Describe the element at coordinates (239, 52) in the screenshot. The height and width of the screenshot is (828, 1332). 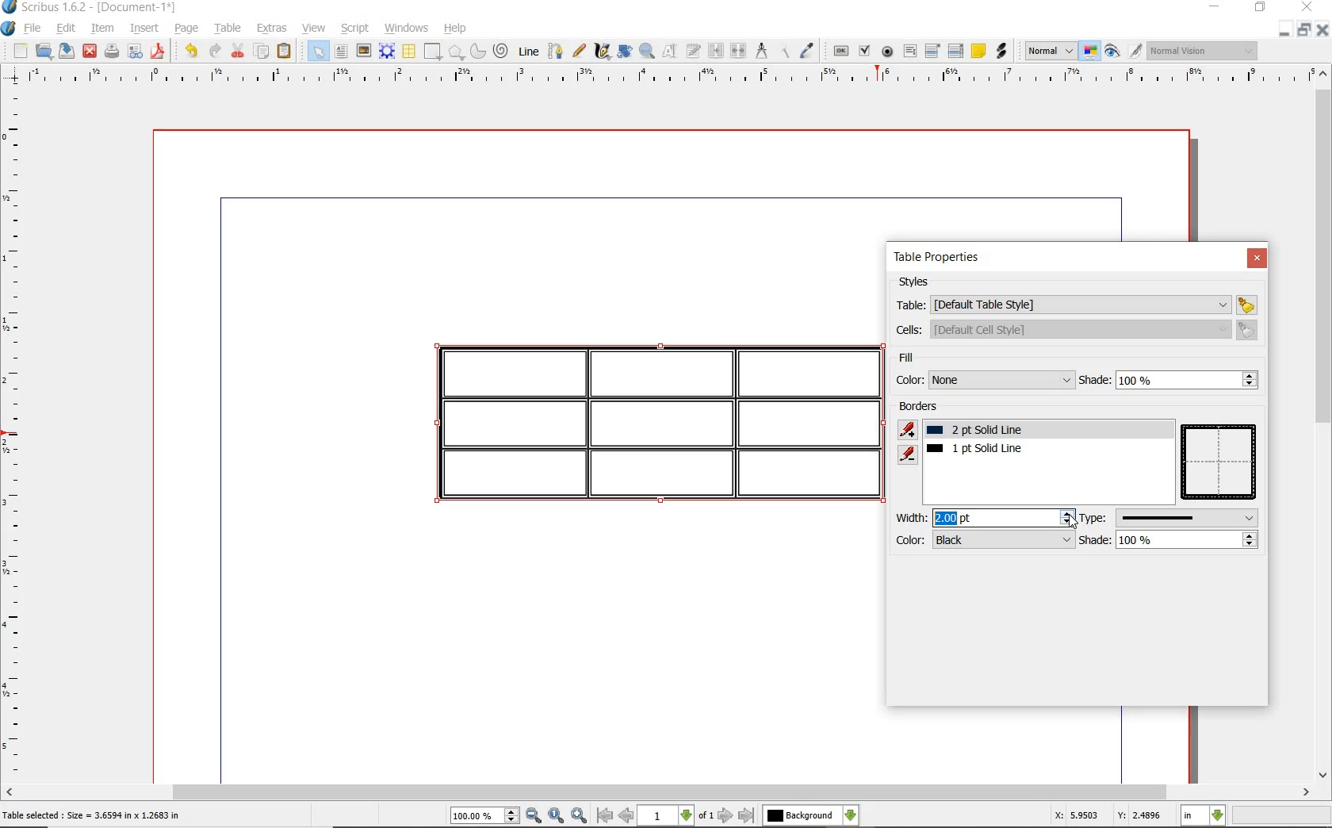
I see `cut` at that location.